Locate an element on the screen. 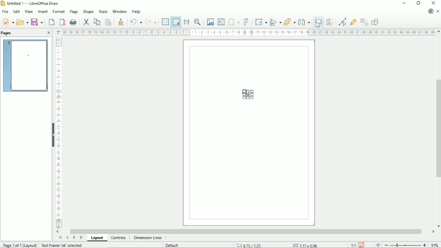 The image size is (441, 248). Preview is located at coordinates (26, 66).